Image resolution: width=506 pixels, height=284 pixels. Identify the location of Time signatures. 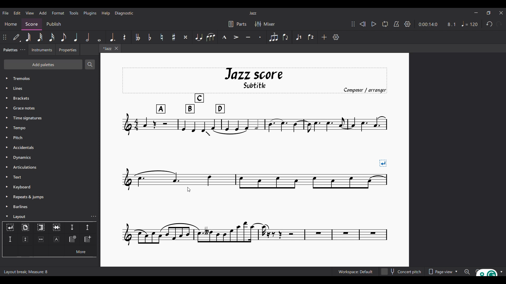
(50, 118).